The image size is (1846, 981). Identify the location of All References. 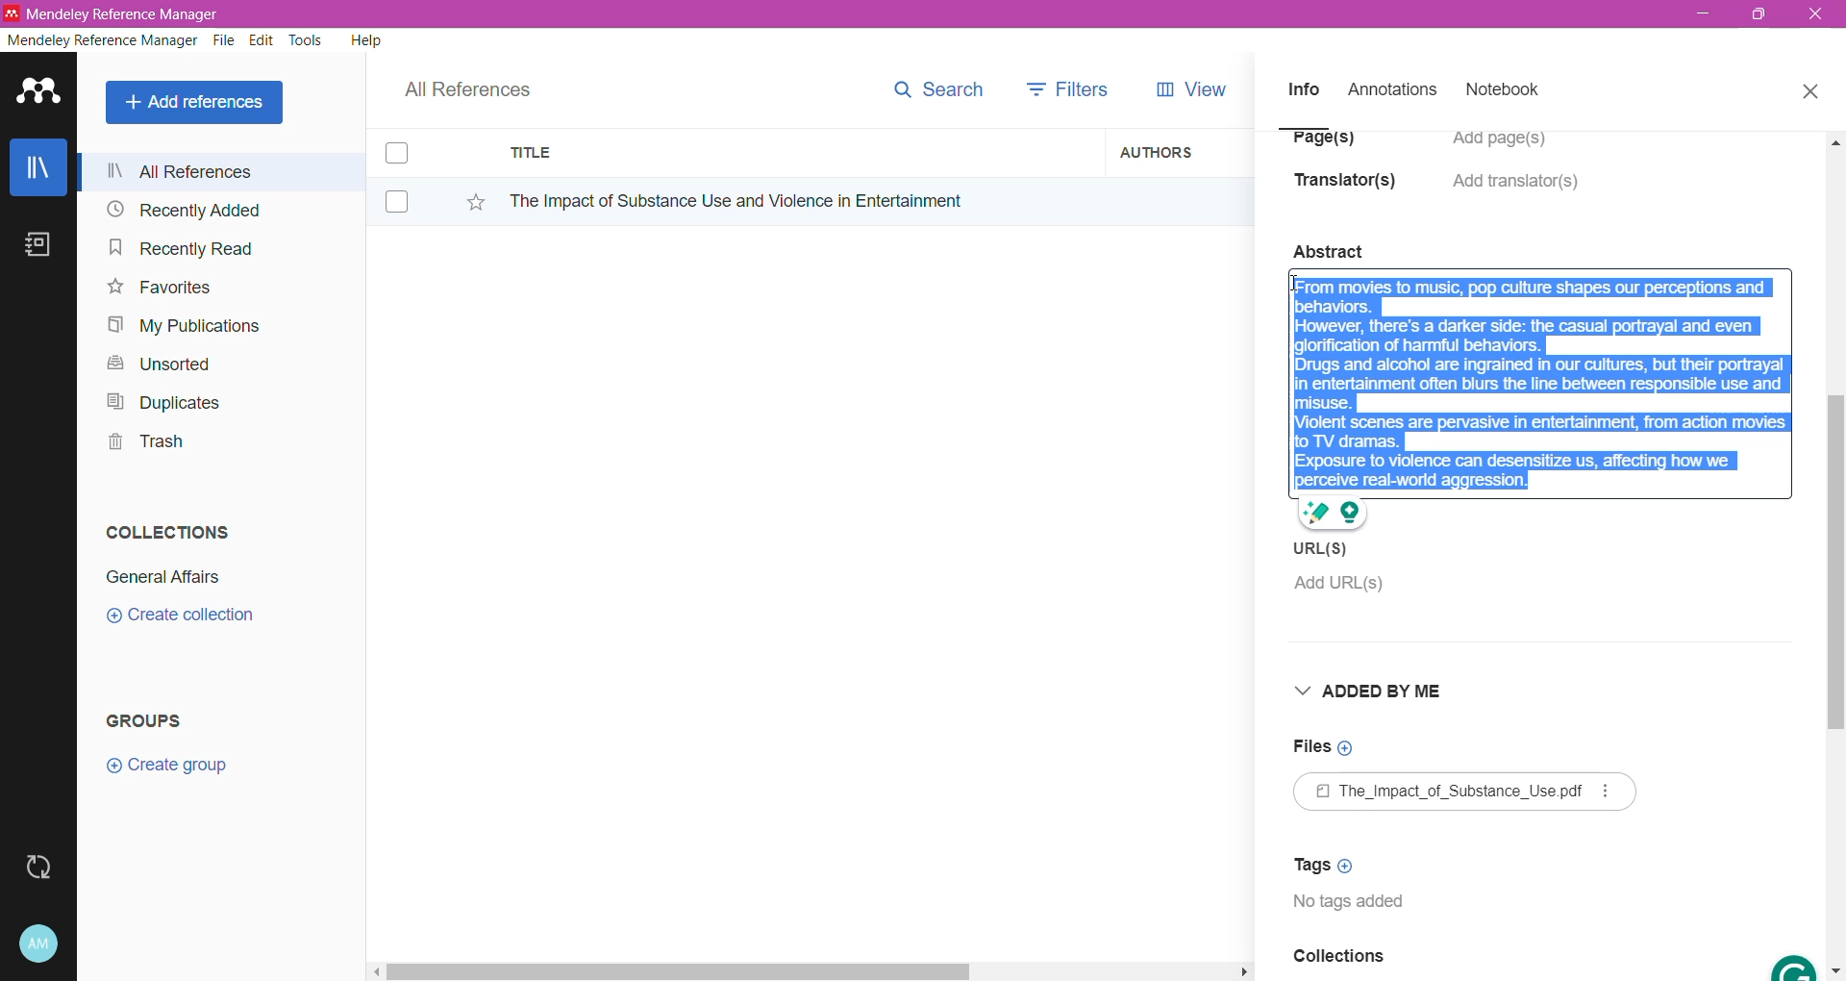
(220, 171).